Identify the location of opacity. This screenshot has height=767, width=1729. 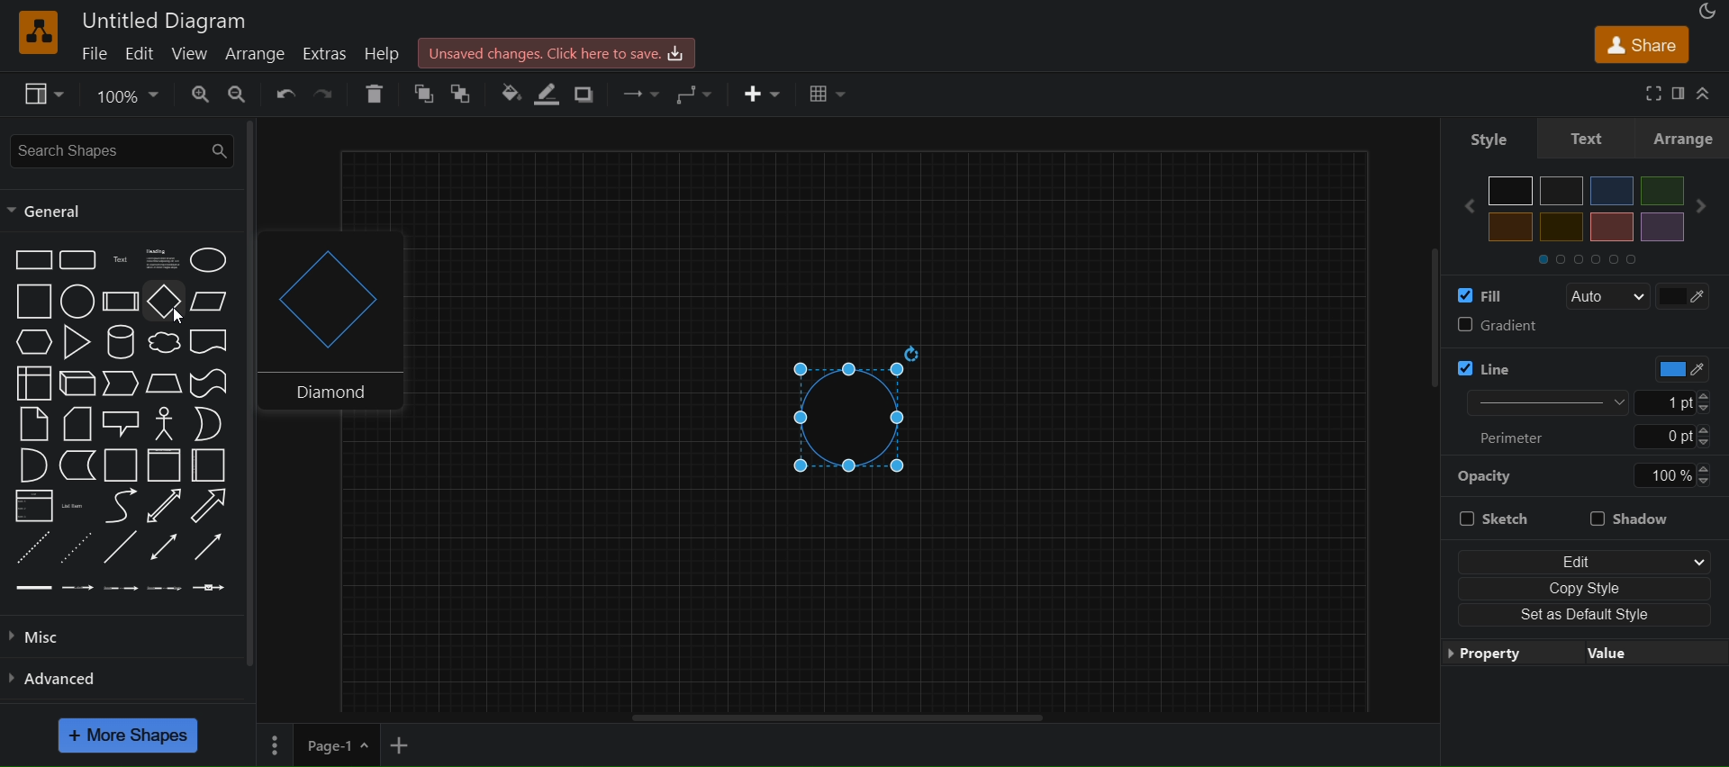
(1487, 475).